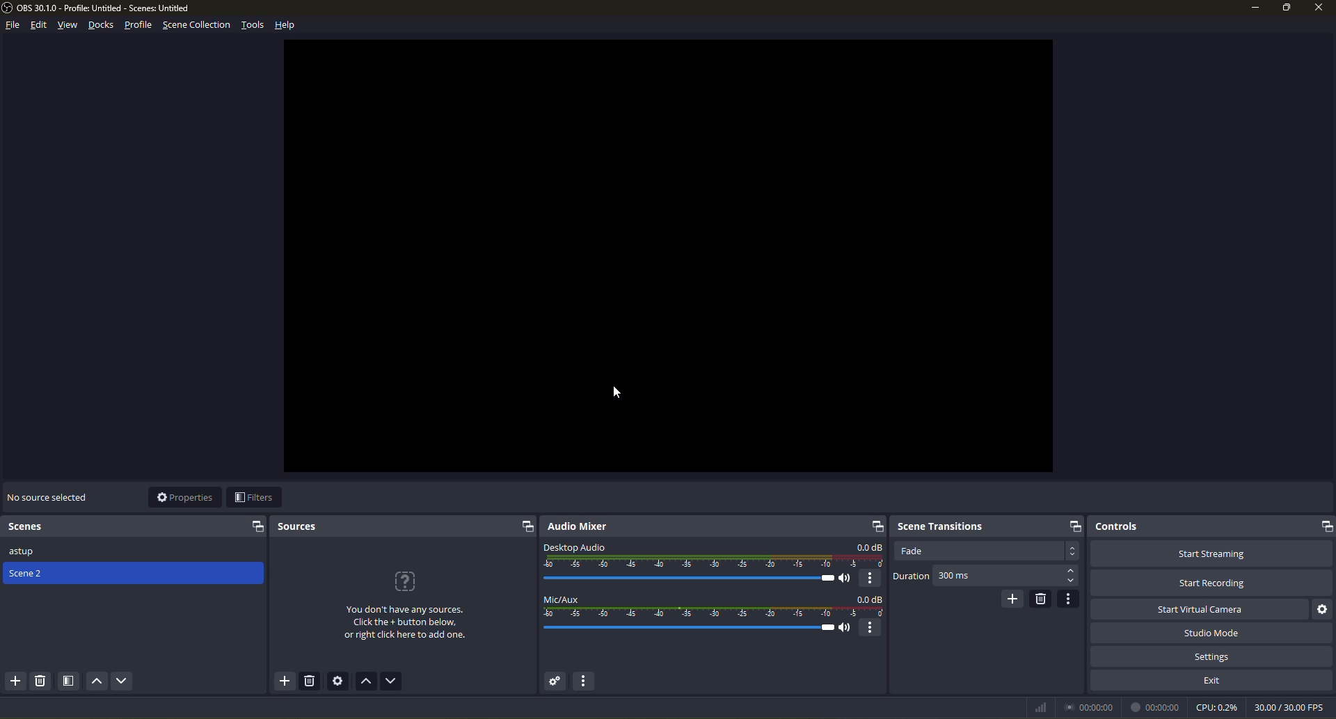  I want to click on minimize, so click(1255, 8).